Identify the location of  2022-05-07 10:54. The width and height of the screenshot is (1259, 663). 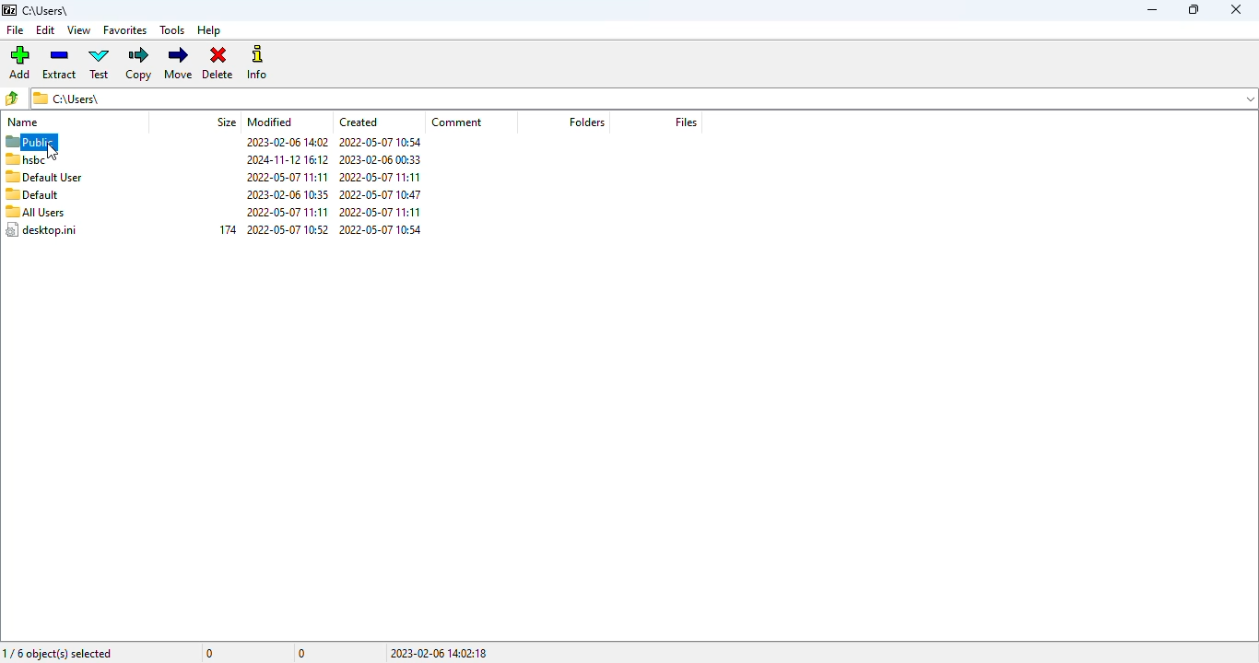
(385, 230).